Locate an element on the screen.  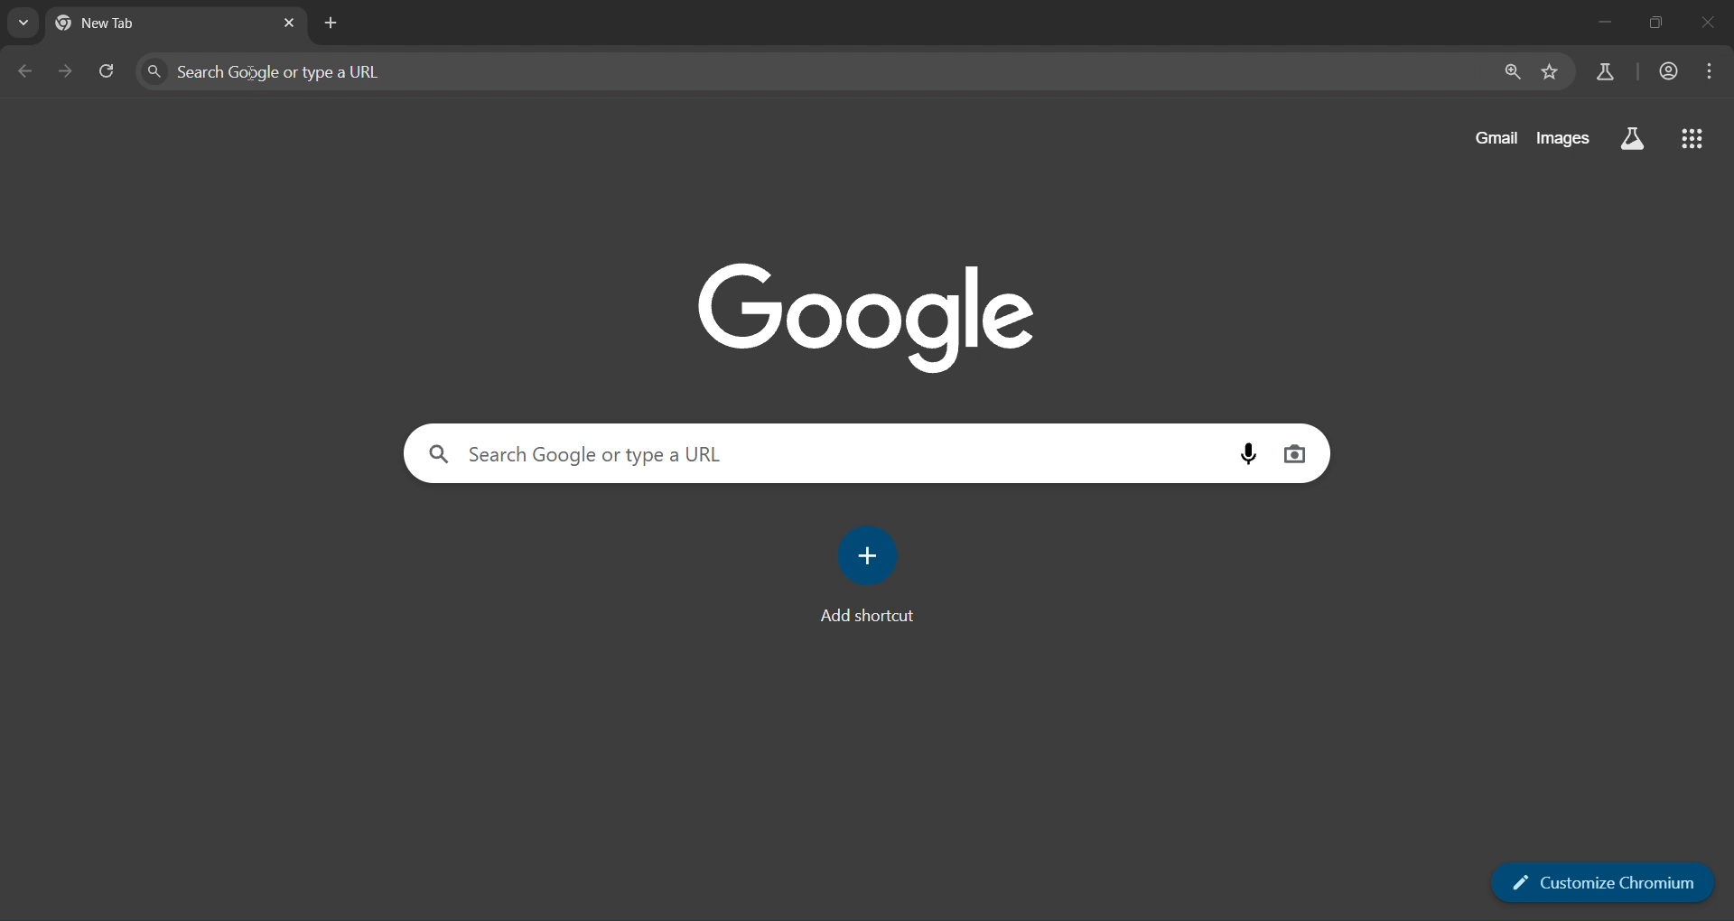
go back one page is located at coordinates (28, 70).